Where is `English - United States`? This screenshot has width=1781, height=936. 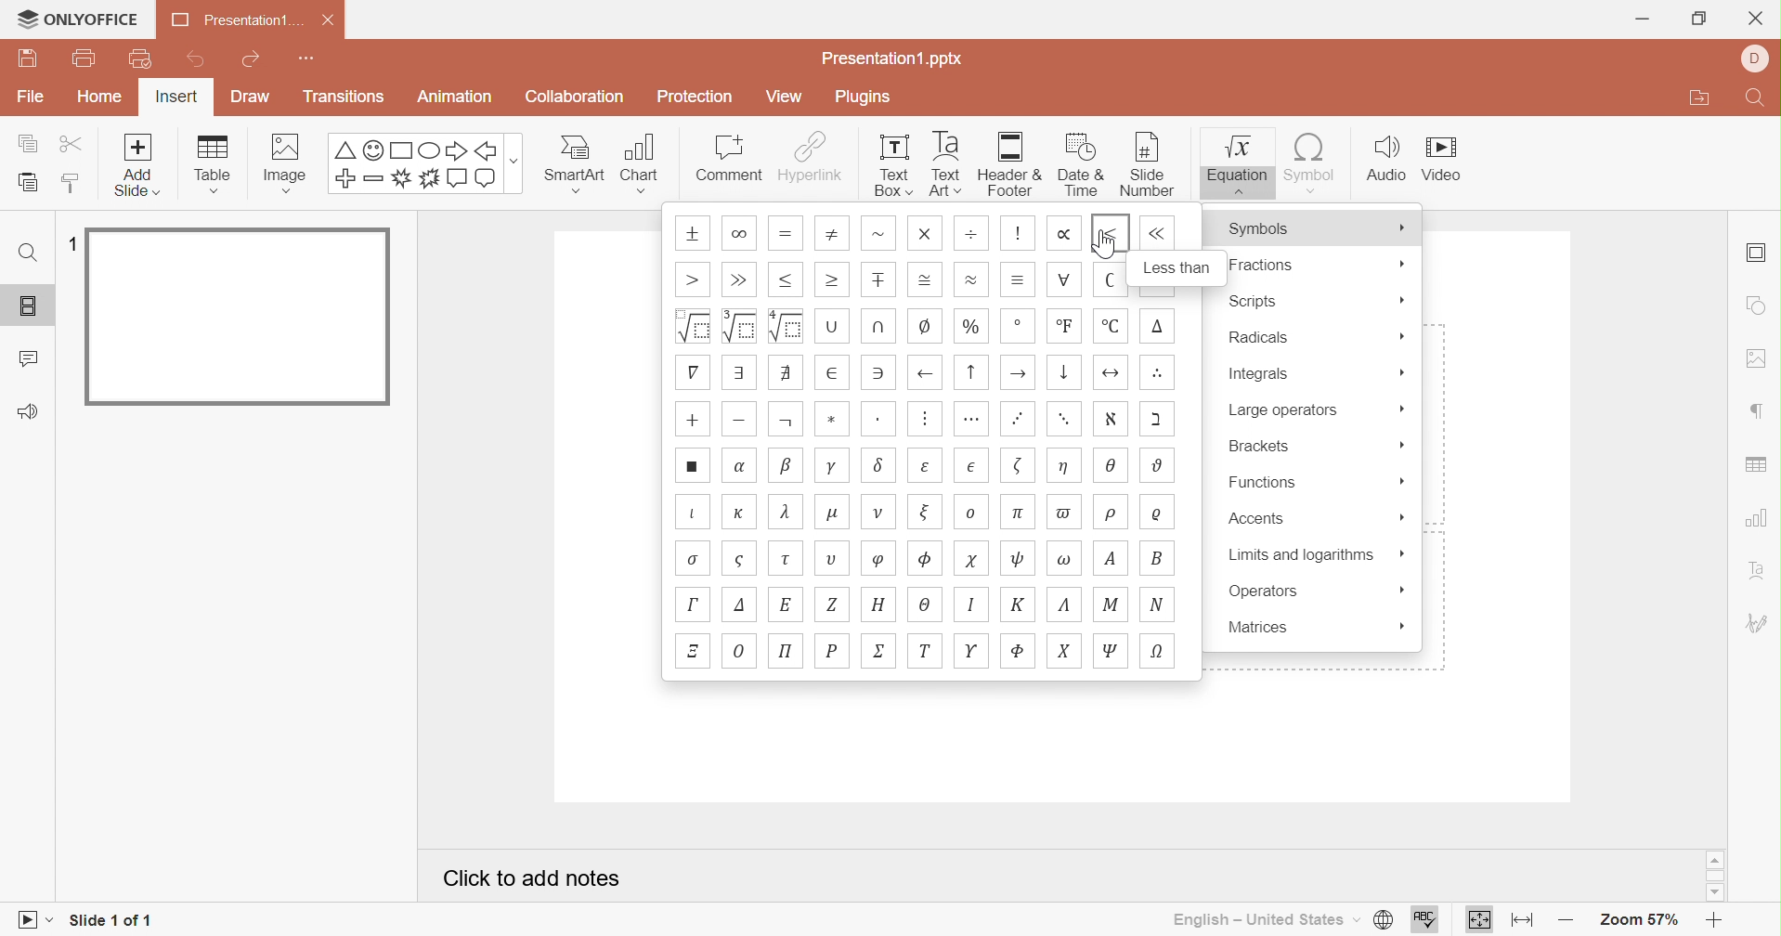
English - United States is located at coordinates (1257, 918).